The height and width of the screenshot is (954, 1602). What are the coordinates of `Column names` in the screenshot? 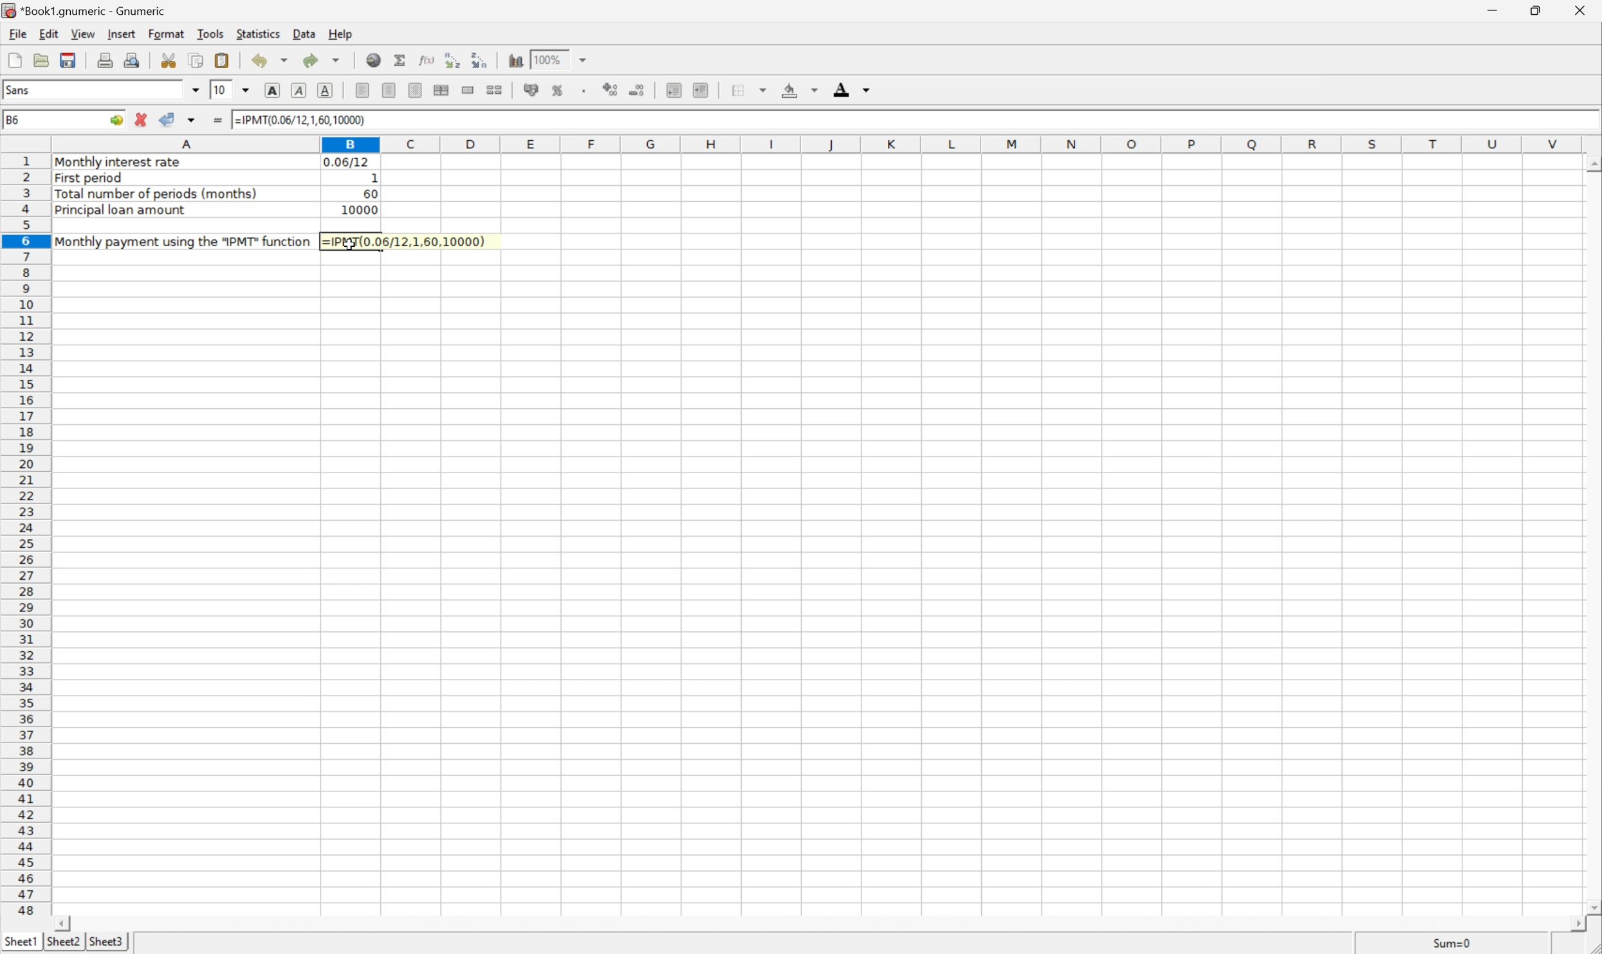 It's located at (816, 146).